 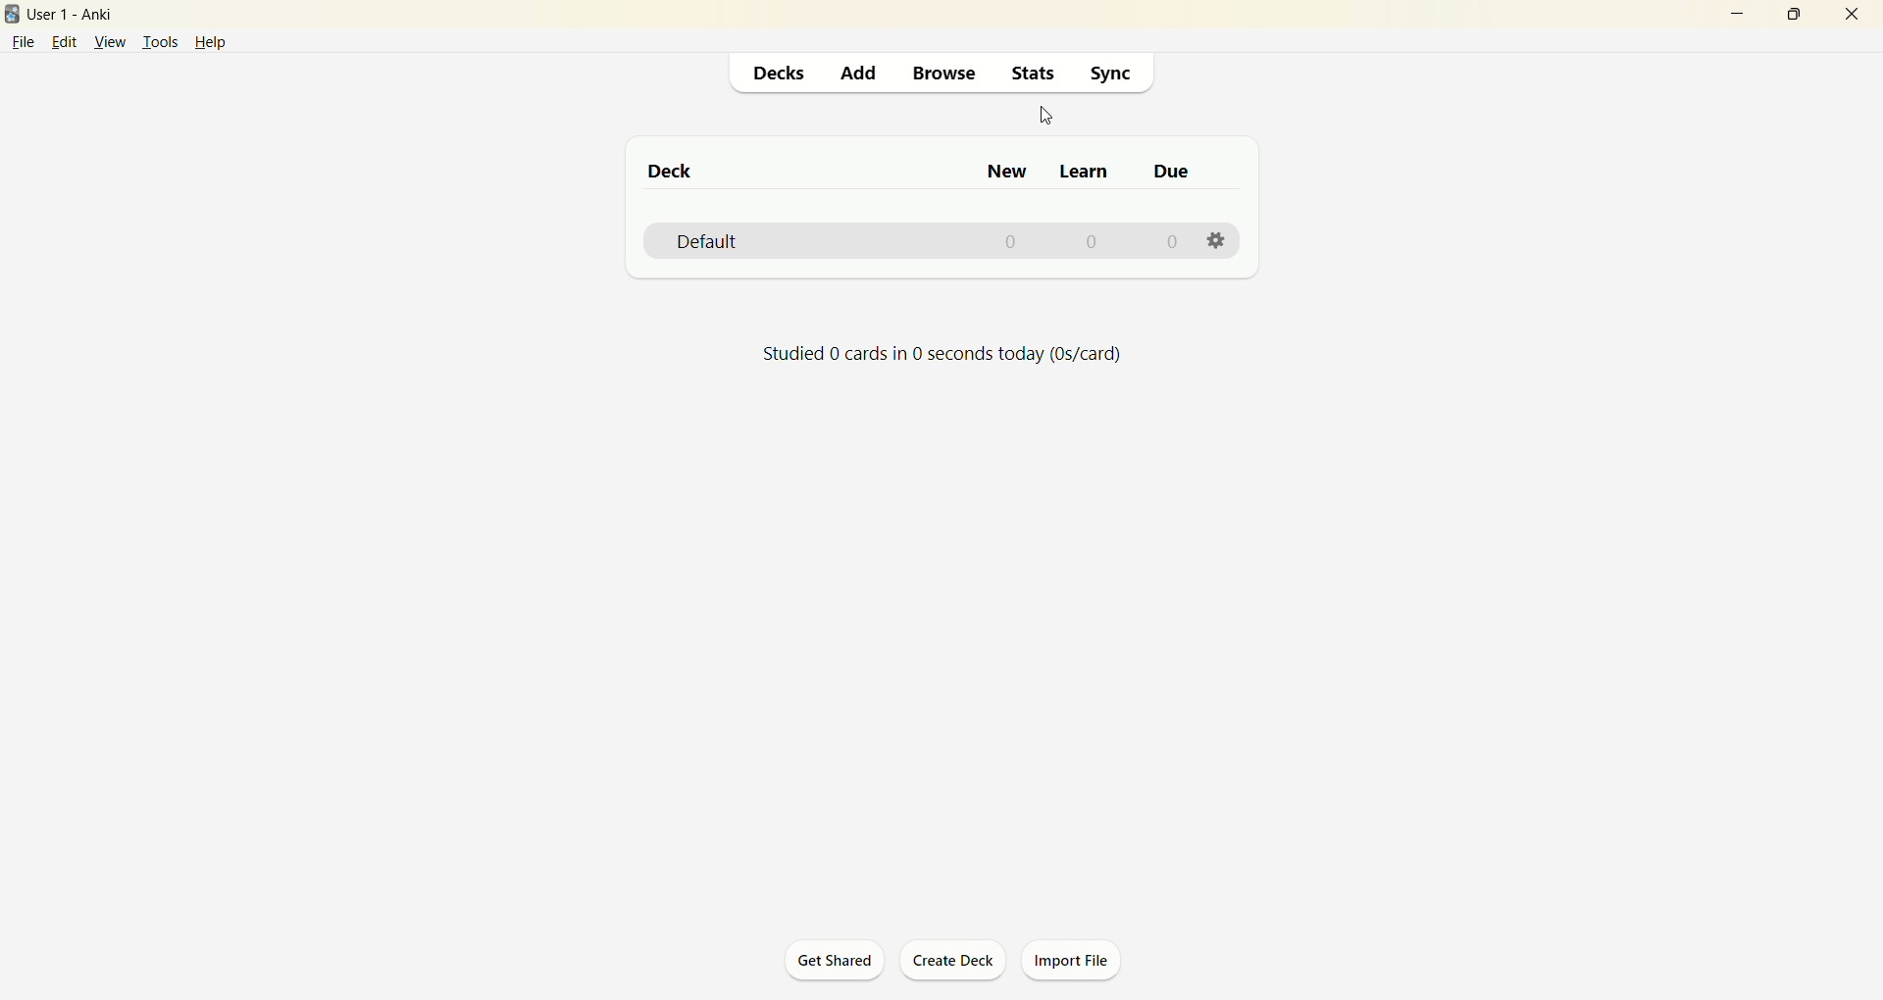 What do you see at coordinates (1217, 238) in the screenshot?
I see `Options` at bounding box center [1217, 238].